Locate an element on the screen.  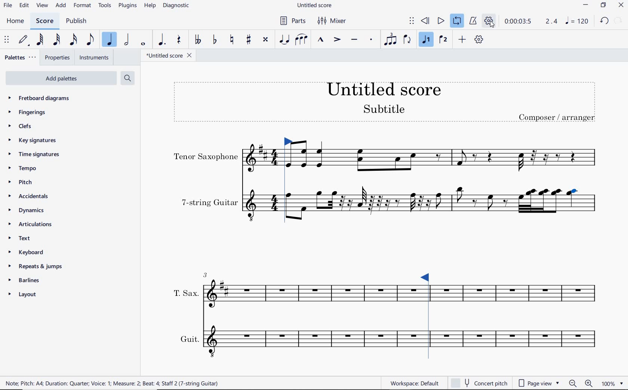
TITLE is located at coordinates (383, 100).